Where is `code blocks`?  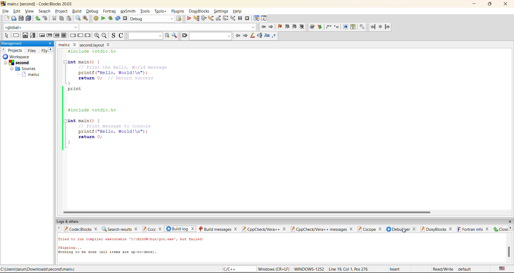
code blocks is located at coordinates (82, 230).